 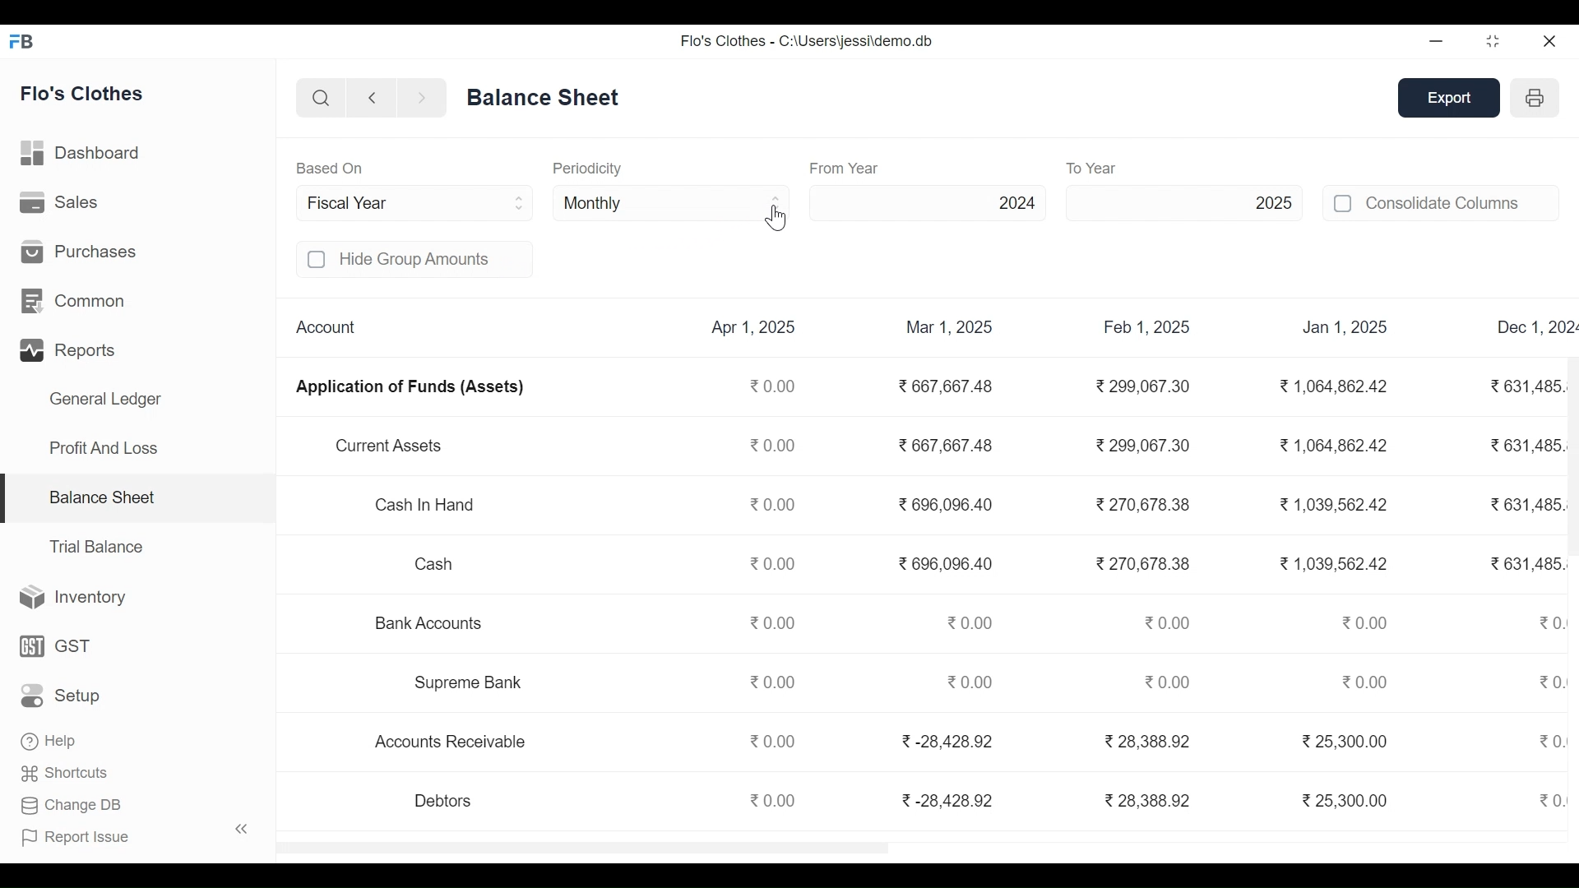 What do you see at coordinates (1572, 455) in the screenshot?
I see `scrollbar` at bounding box center [1572, 455].